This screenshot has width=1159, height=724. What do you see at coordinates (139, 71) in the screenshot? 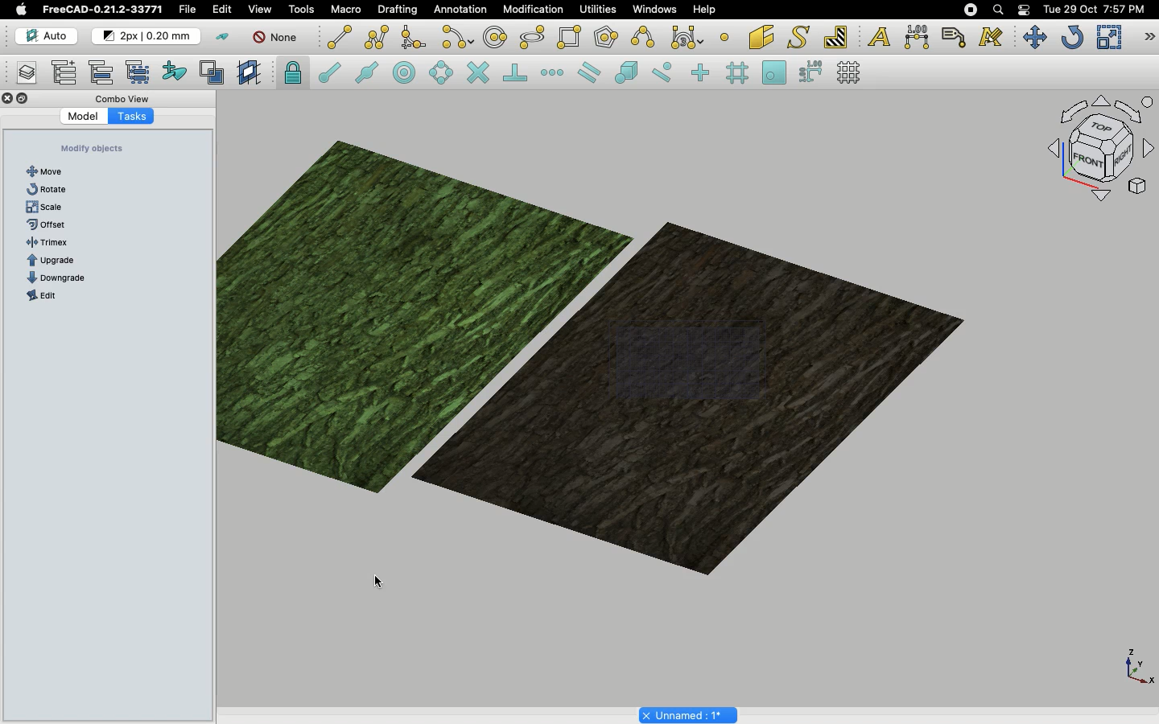
I see `Select group` at bounding box center [139, 71].